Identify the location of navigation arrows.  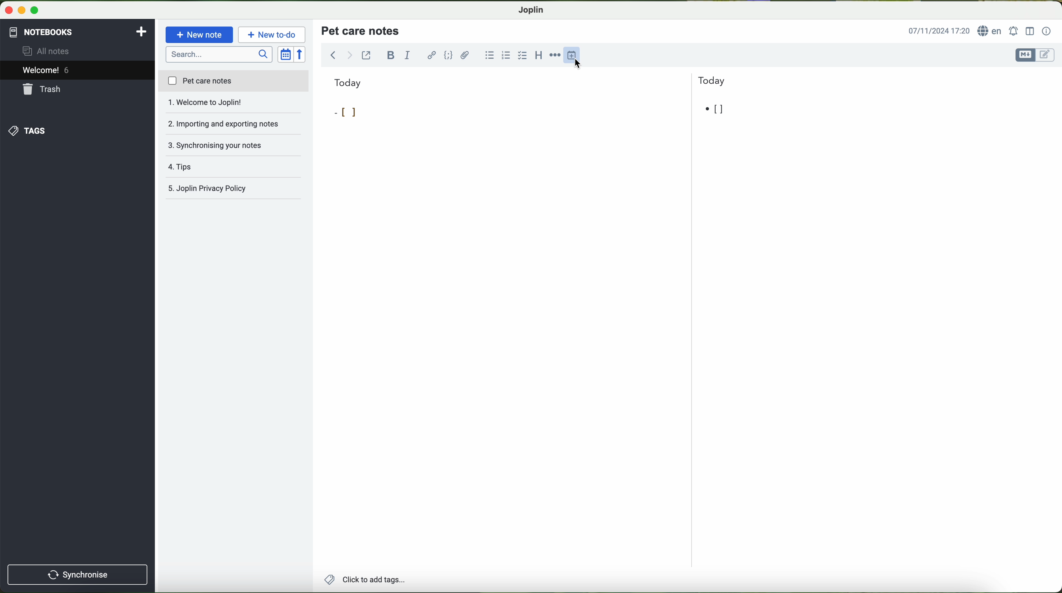
(340, 55).